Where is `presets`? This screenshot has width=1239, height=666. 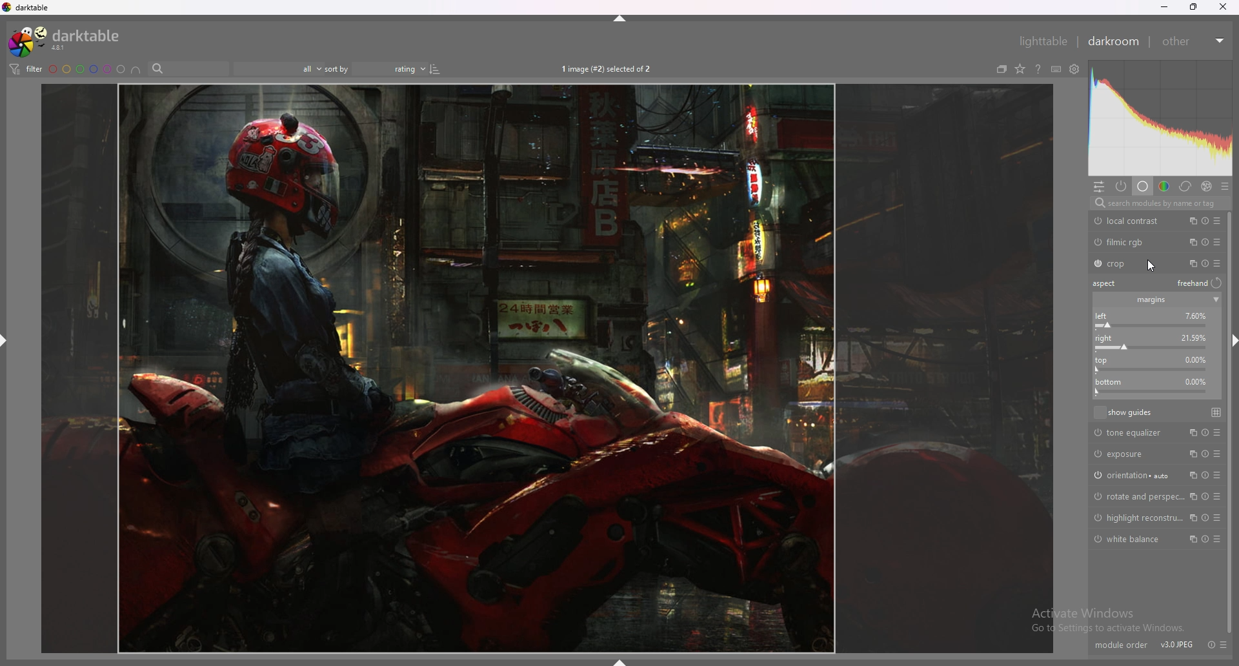
presets is located at coordinates (1217, 242).